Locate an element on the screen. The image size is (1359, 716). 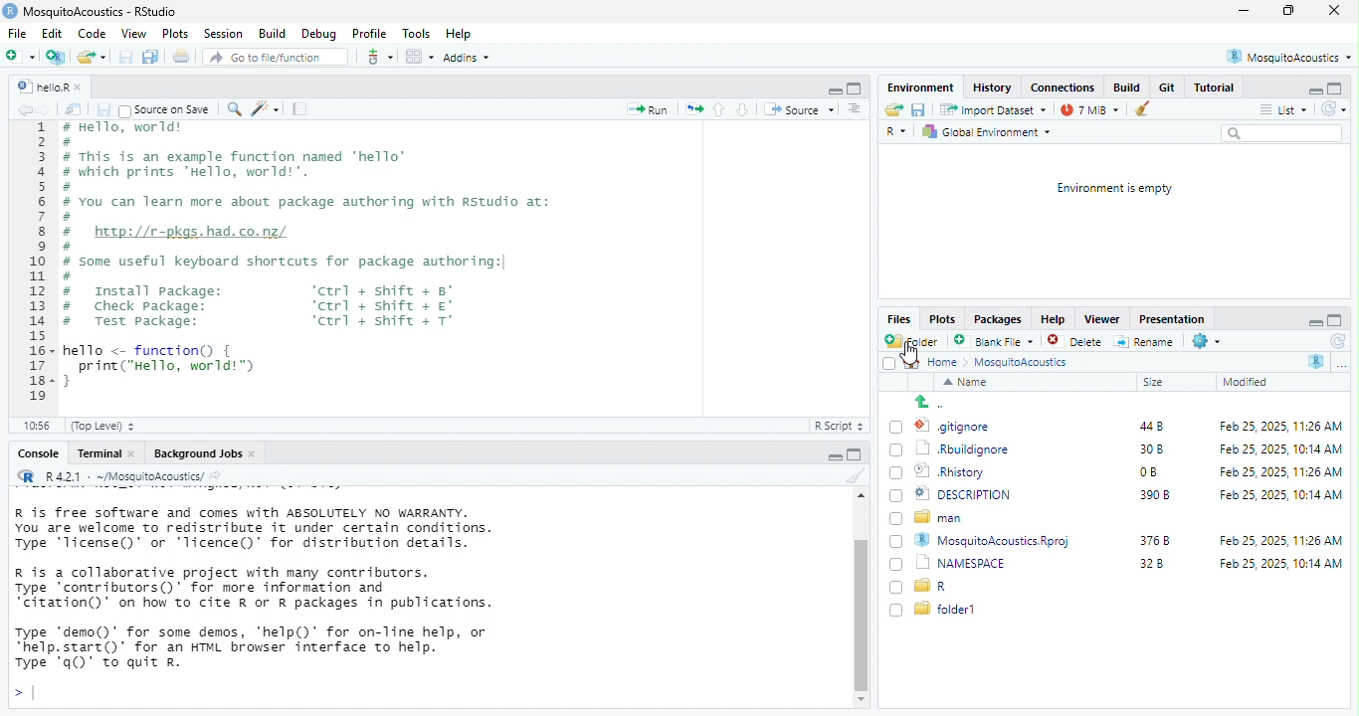
 NAMESPACE is located at coordinates (971, 563).